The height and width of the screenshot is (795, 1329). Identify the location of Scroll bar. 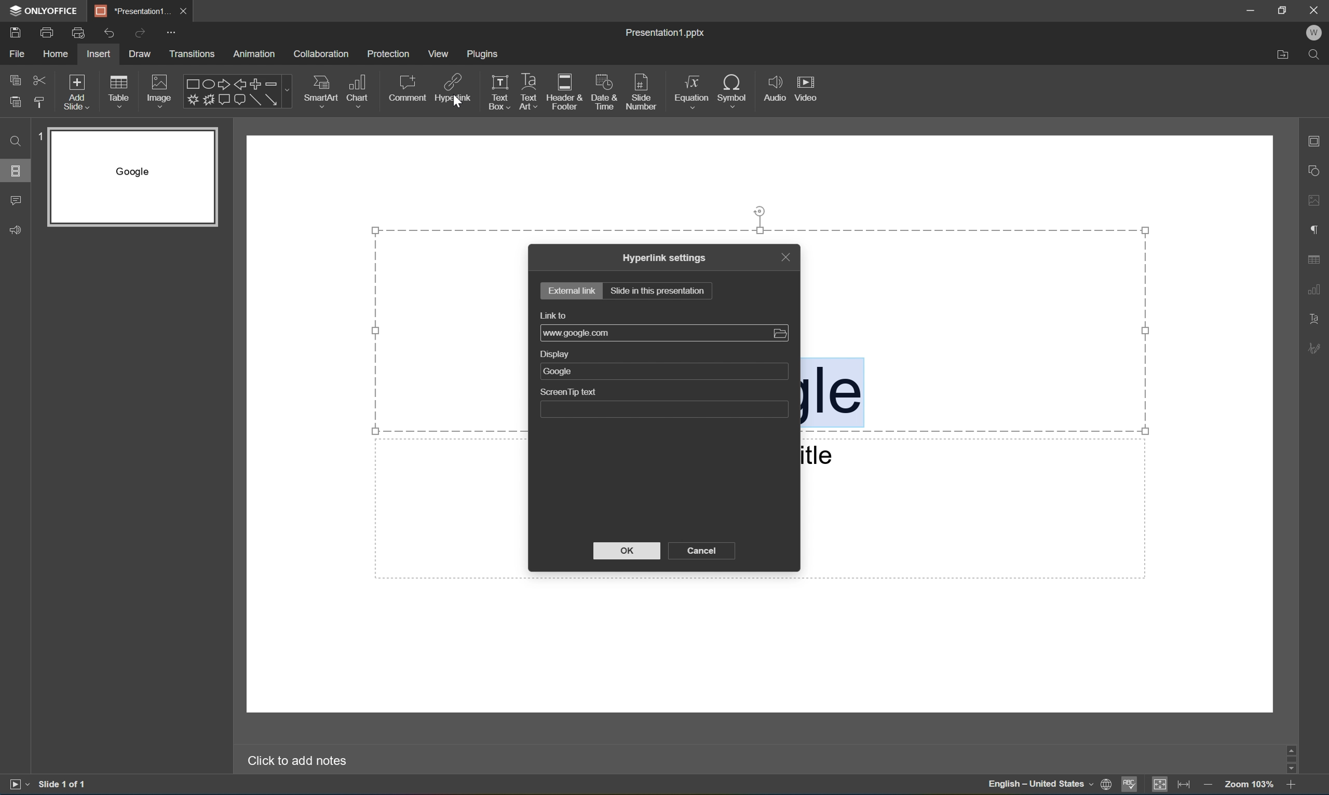
(1291, 758).